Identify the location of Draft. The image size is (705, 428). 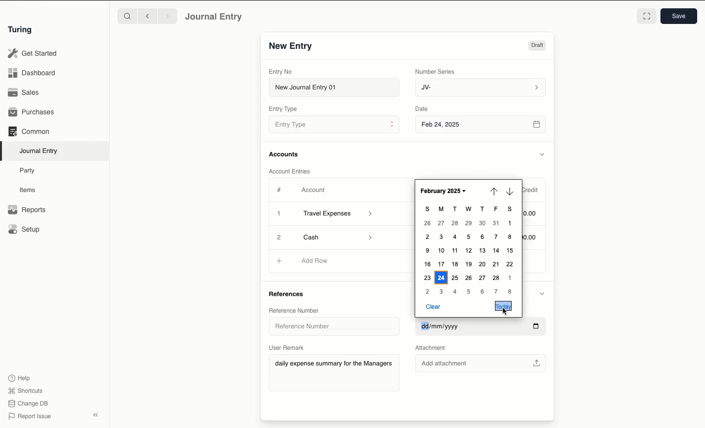
(537, 45).